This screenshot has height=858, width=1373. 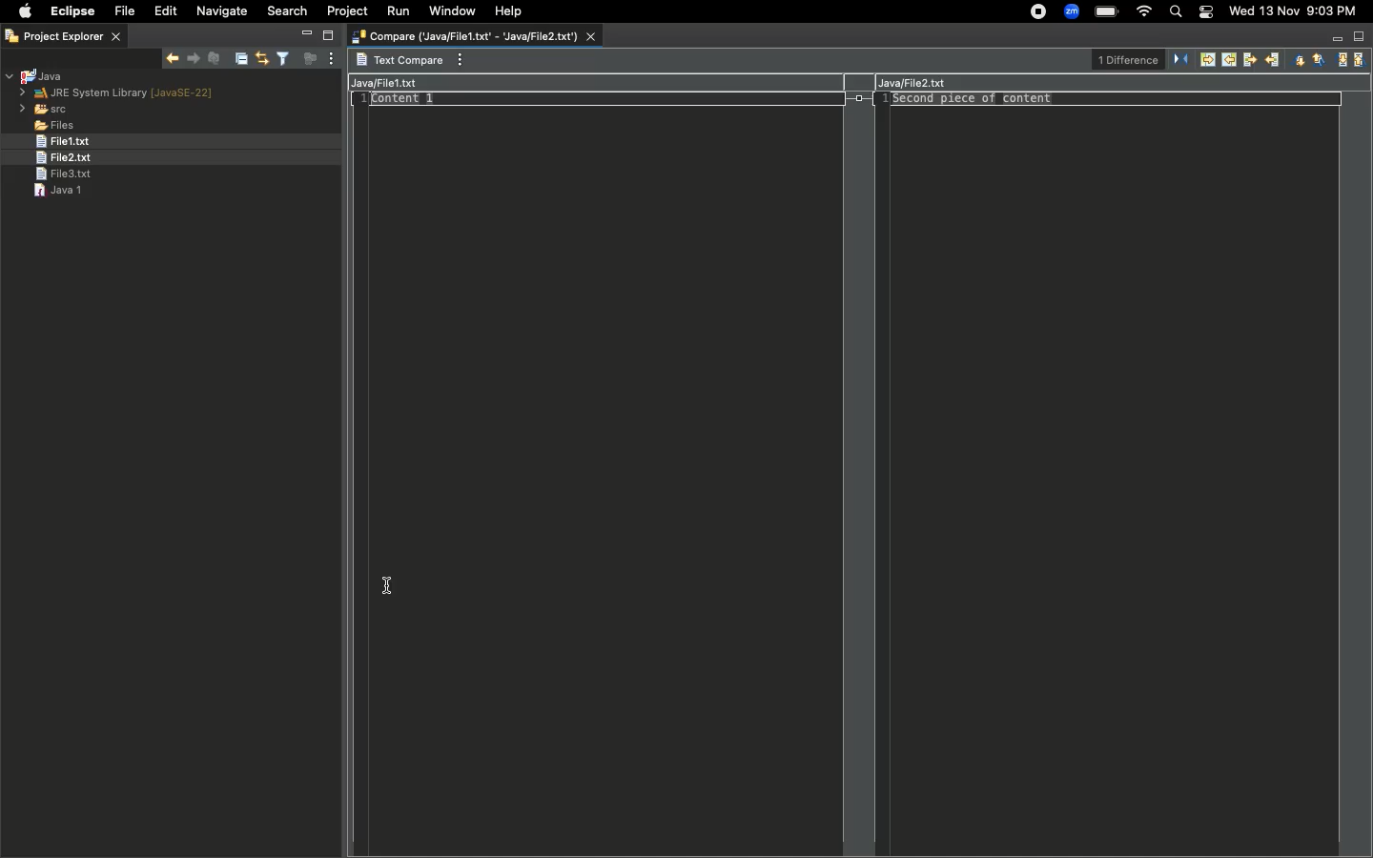 I want to click on Copy non-conflicting changes from left to right, so click(x=1208, y=59).